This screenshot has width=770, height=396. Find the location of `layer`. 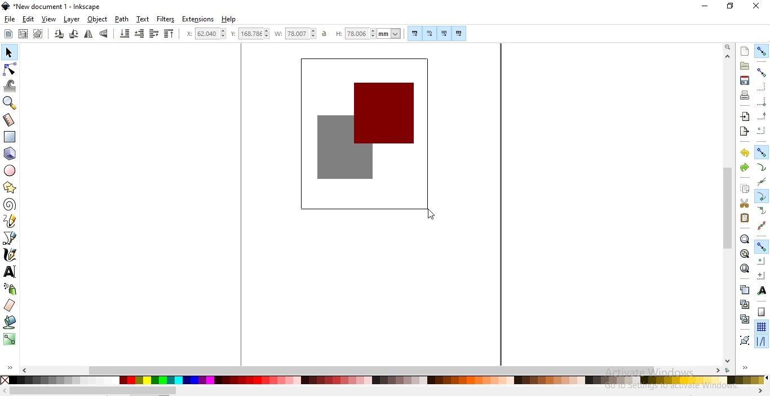

layer is located at coordinates (72, 20).